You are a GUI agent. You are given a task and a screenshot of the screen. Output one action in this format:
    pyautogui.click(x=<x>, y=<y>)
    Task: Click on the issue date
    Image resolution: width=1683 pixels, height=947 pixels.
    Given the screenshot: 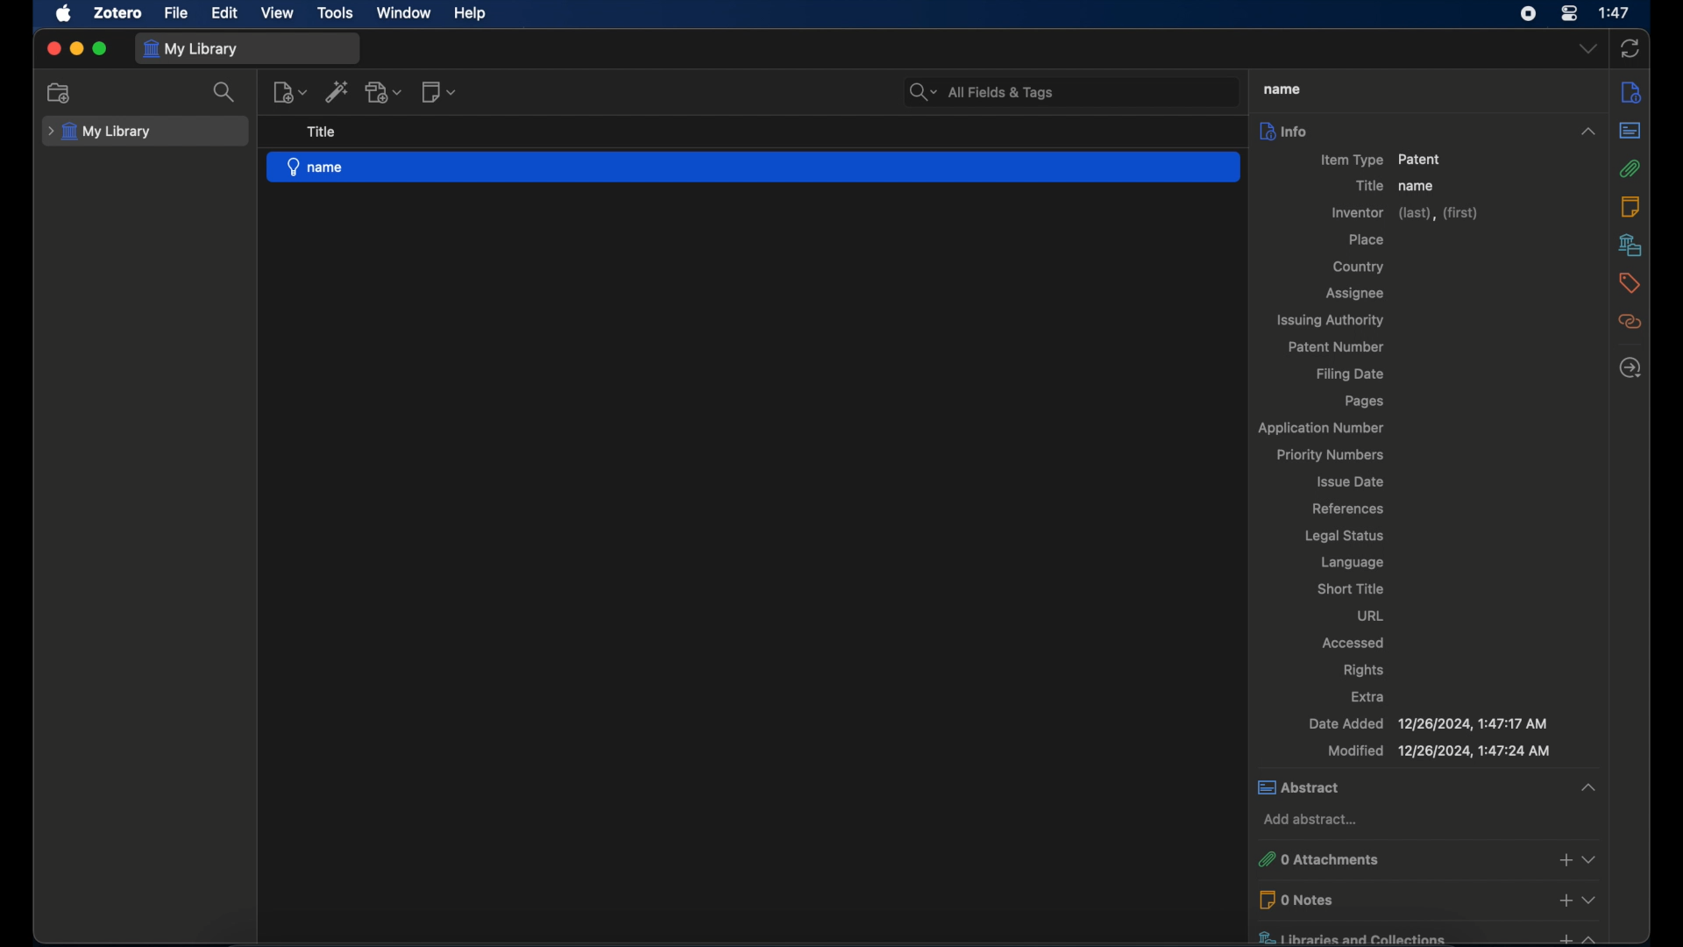 What is the action you would take?
    pyautogui.click(x=1348, y=481)
    